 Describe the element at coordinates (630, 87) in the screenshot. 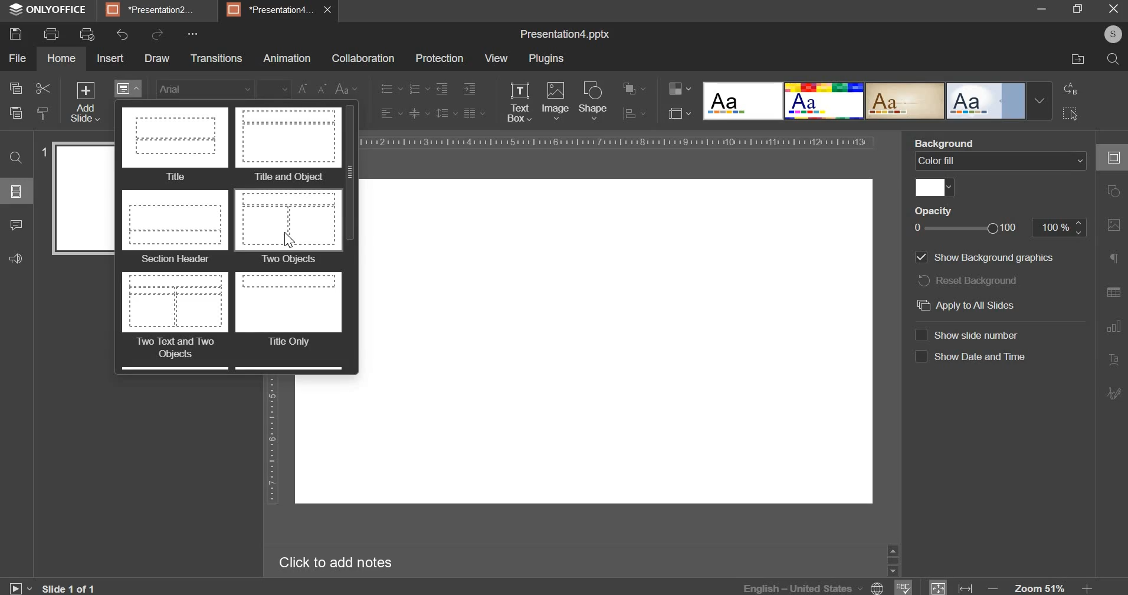

I see `arrangement` at that location.